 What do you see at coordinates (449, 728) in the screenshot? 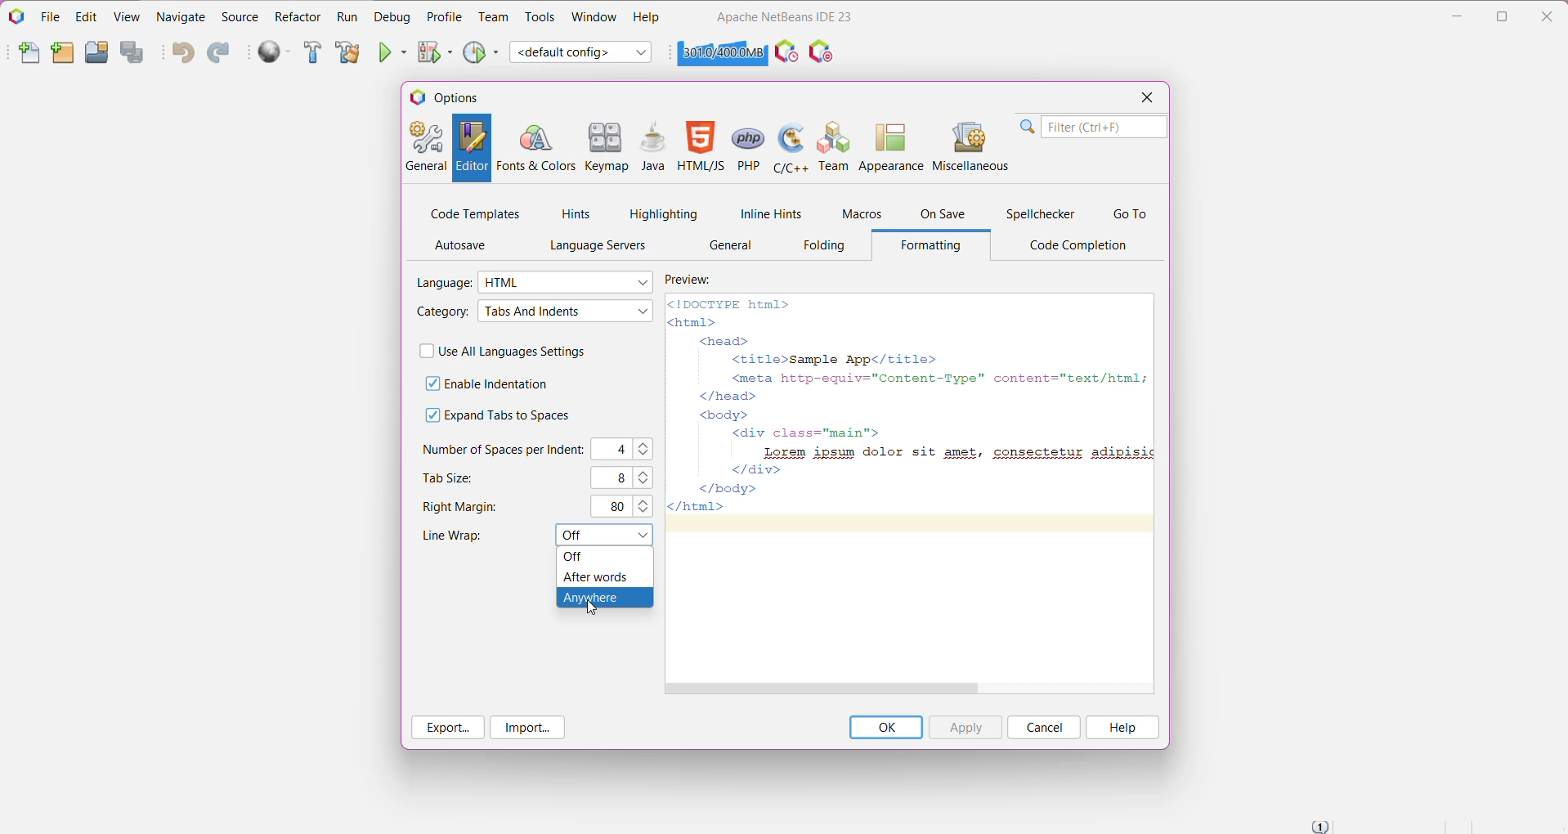
I see `Export` at bounding box center [449, 728].